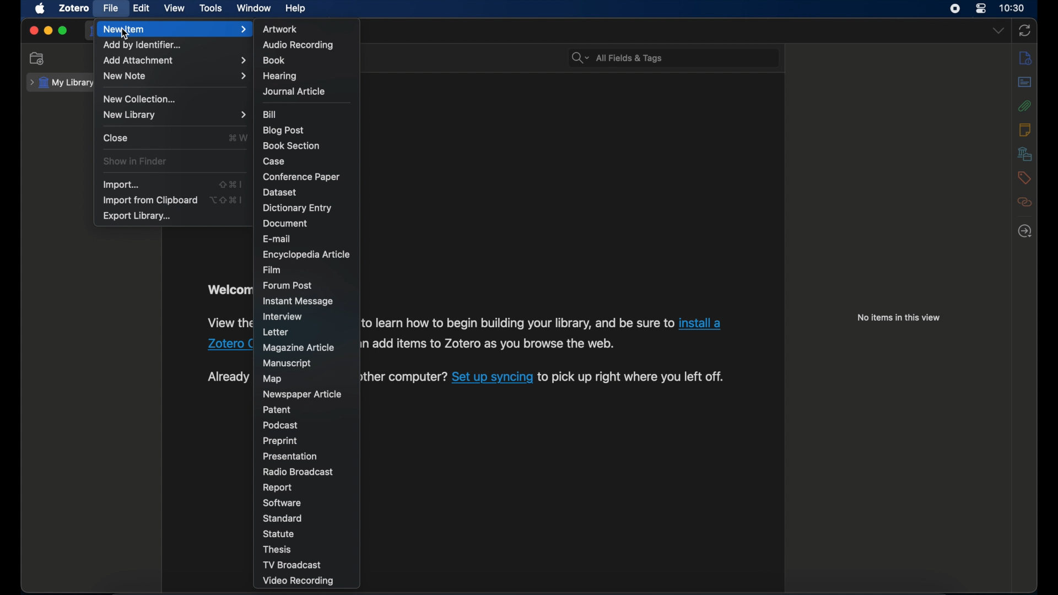  What do you see at coordinates (63, 83) in the screenshot?
I see `my library` at bounding box center [63, 83].